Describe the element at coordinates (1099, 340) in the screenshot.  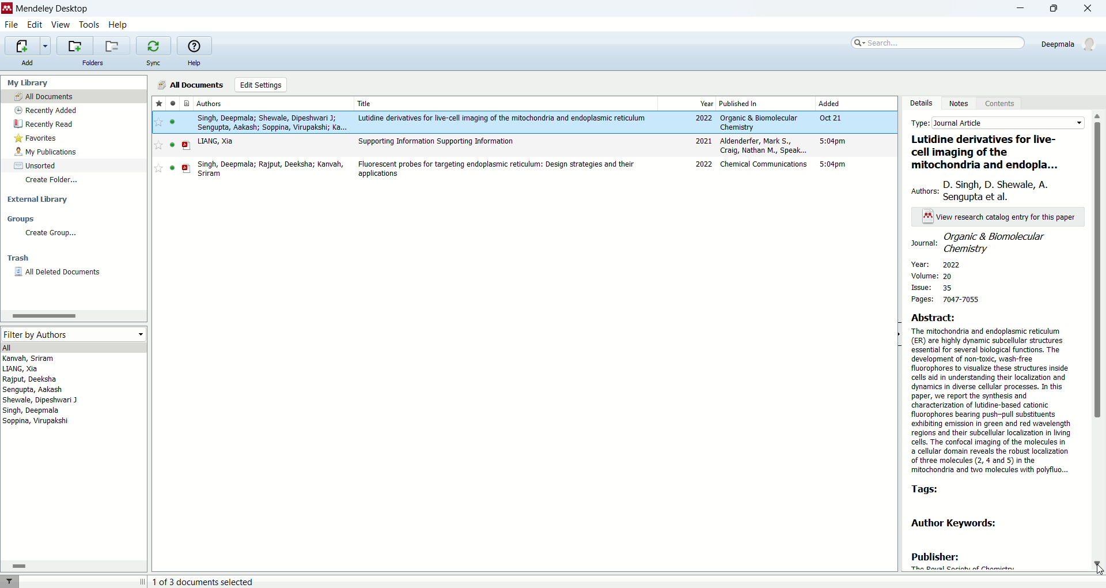
I see `vertical scroll bar` at that location.